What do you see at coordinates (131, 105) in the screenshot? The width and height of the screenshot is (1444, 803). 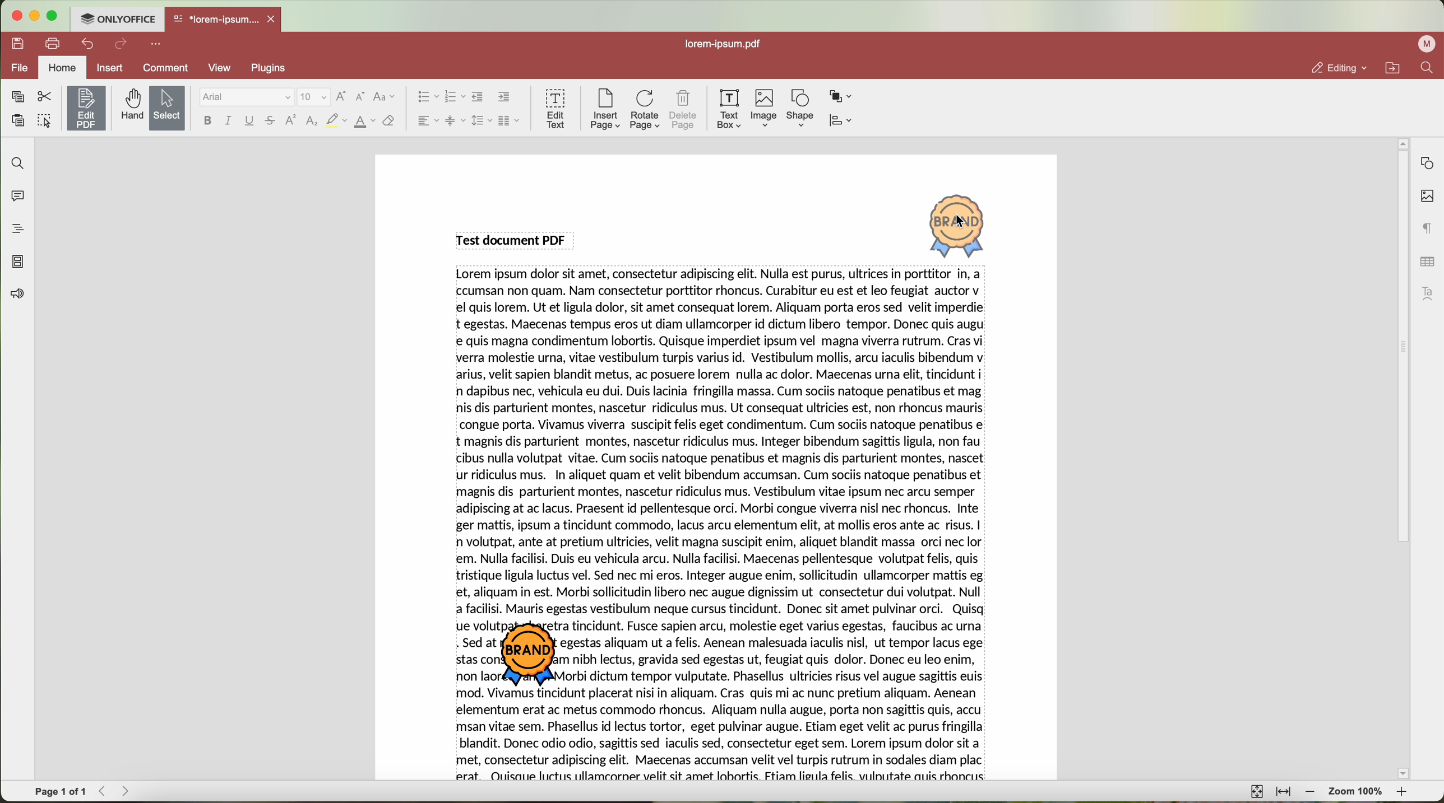 I see `hand` at bounding box center [131, 105].